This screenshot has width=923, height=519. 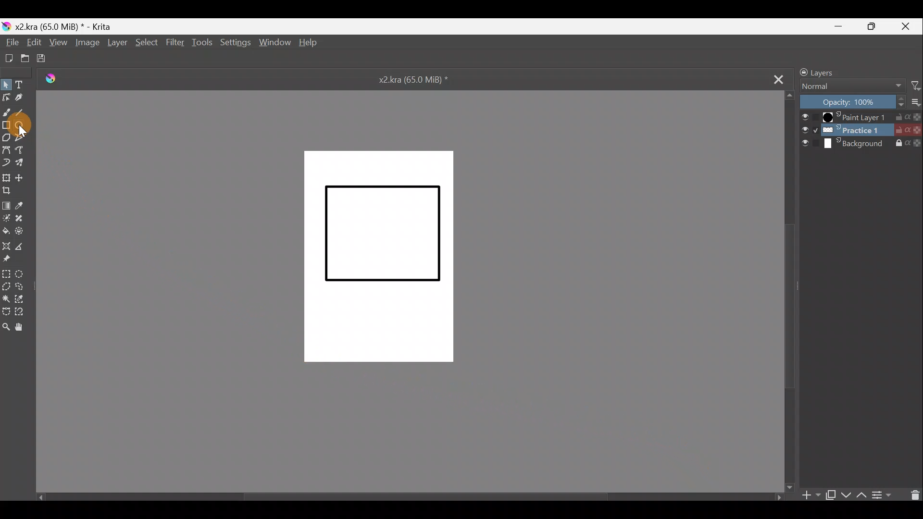 What do you see at coordinates (10, 43) in the screenshot?
I see `File` at bounding box center [10, 43].